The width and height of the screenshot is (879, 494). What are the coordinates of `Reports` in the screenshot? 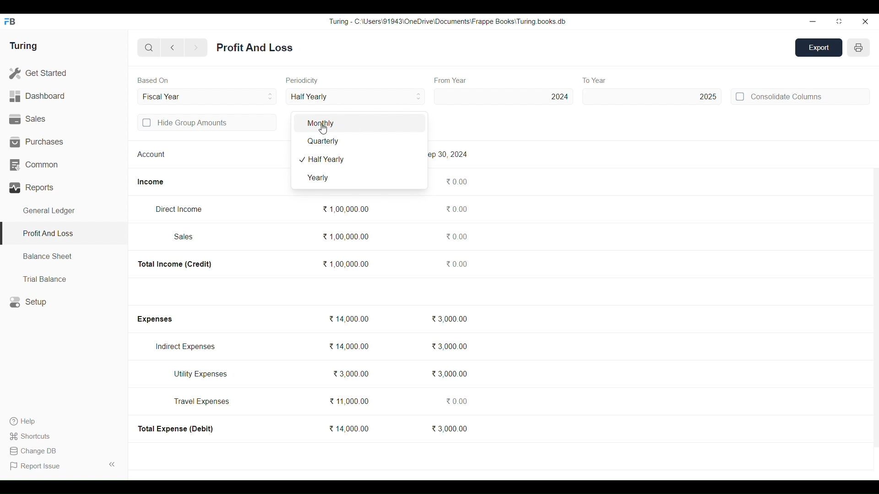 It's located at (64, 188).